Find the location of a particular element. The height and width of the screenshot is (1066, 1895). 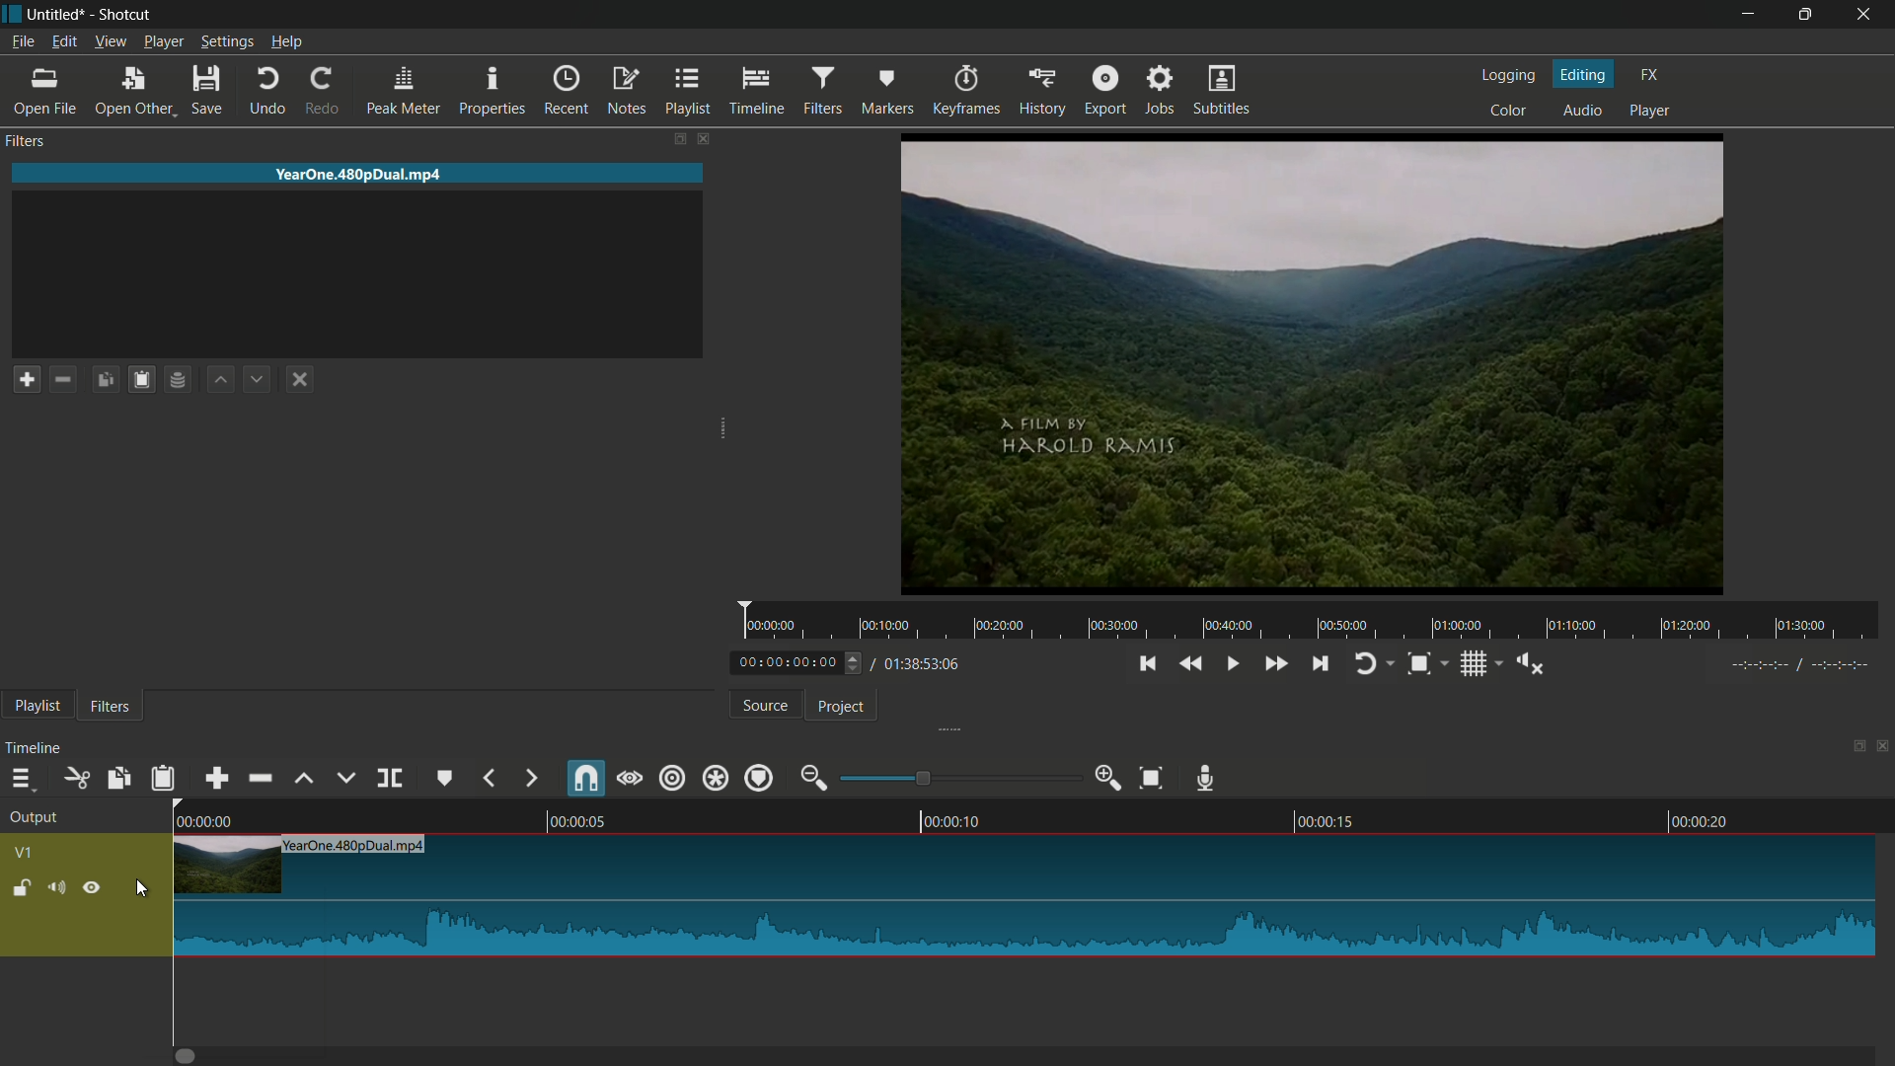

add a filter is located at coordinates (26, 379).